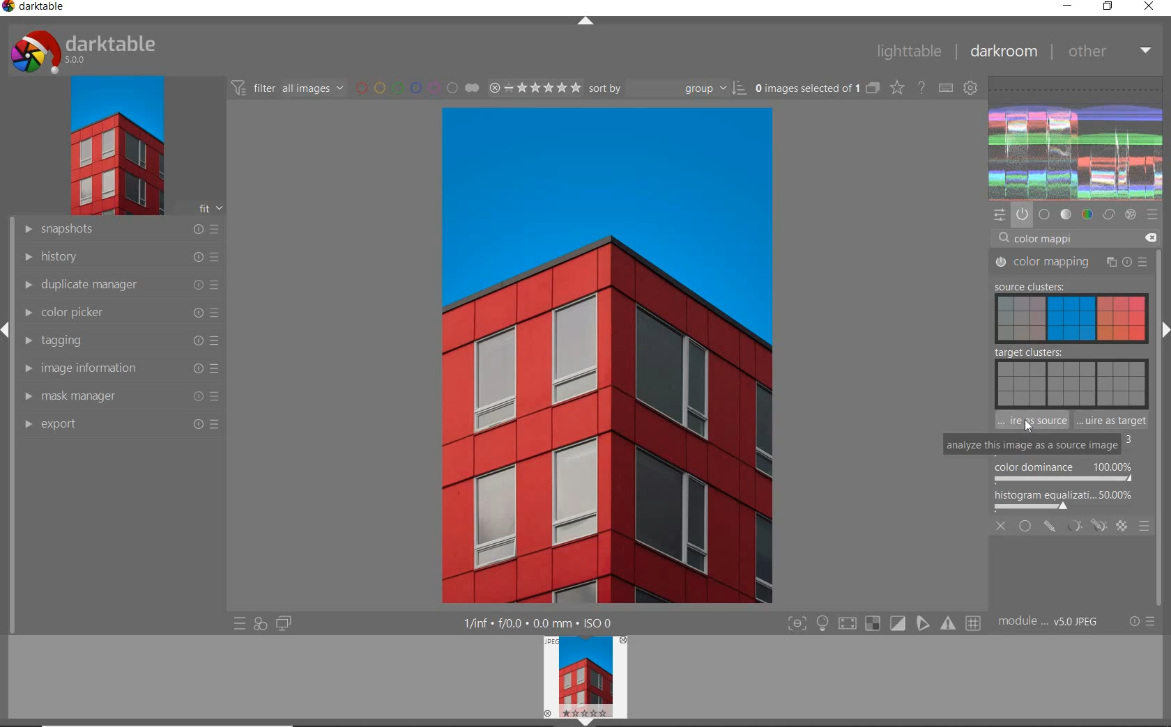  Describe the element at coordinates (1145, 527) in the screenshot. I see `BLENDING OPTIONS` at that location.